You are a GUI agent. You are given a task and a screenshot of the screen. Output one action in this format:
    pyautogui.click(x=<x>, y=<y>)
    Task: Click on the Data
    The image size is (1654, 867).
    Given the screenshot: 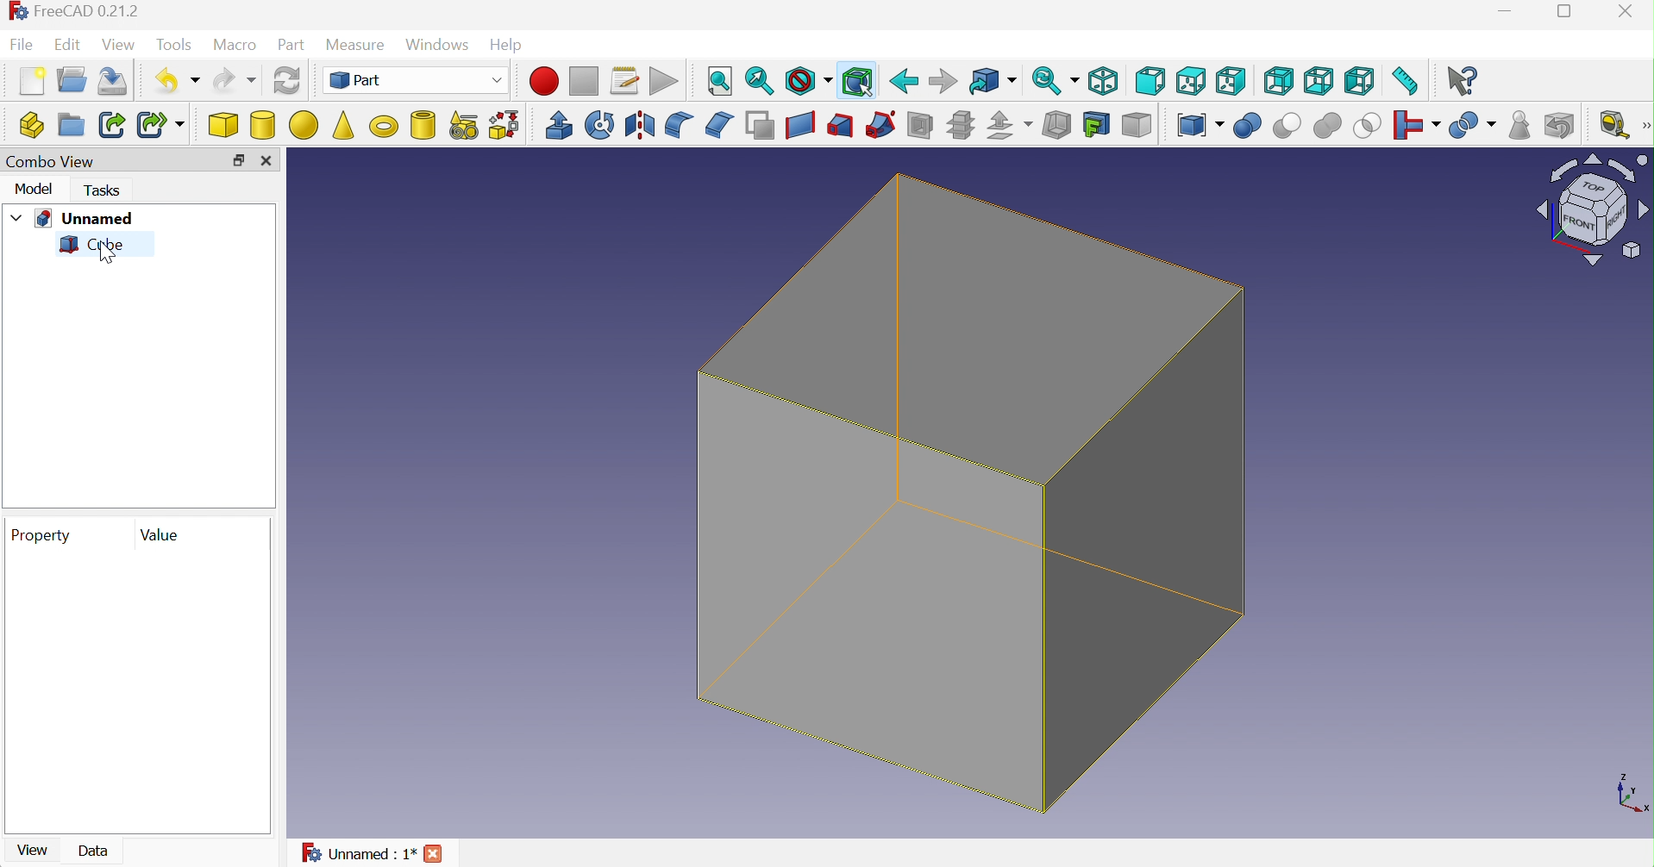 What is the action you would take?
    pyautogui.click(x=97, y=851)
    